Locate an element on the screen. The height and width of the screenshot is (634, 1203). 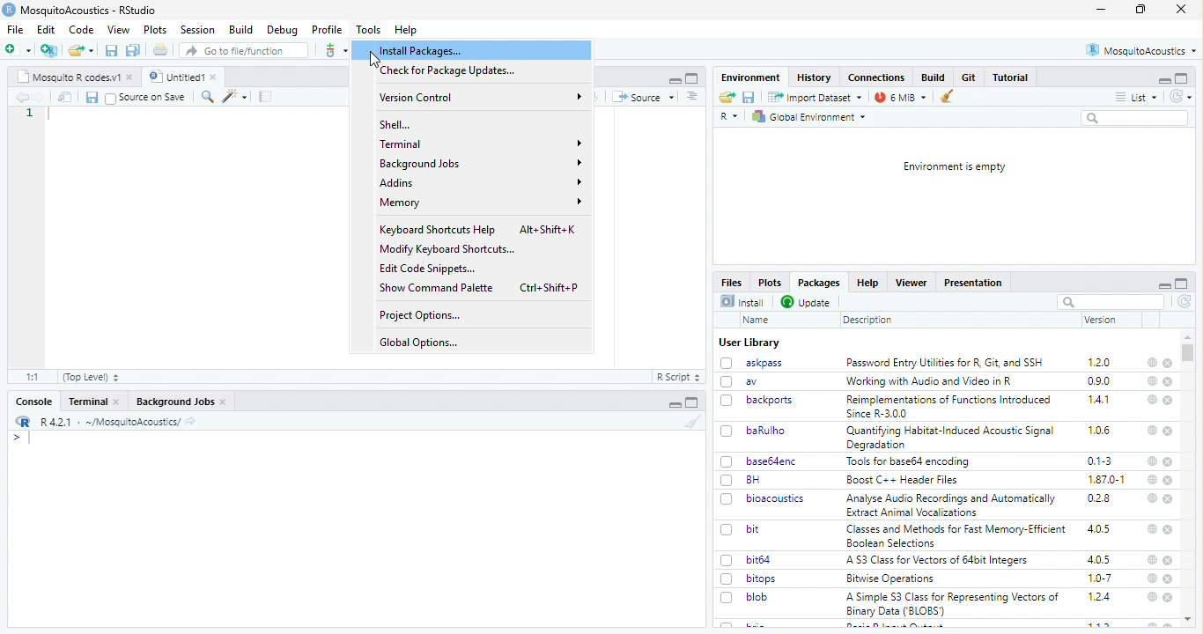
typing indicator is located at coordinates (30, 439).